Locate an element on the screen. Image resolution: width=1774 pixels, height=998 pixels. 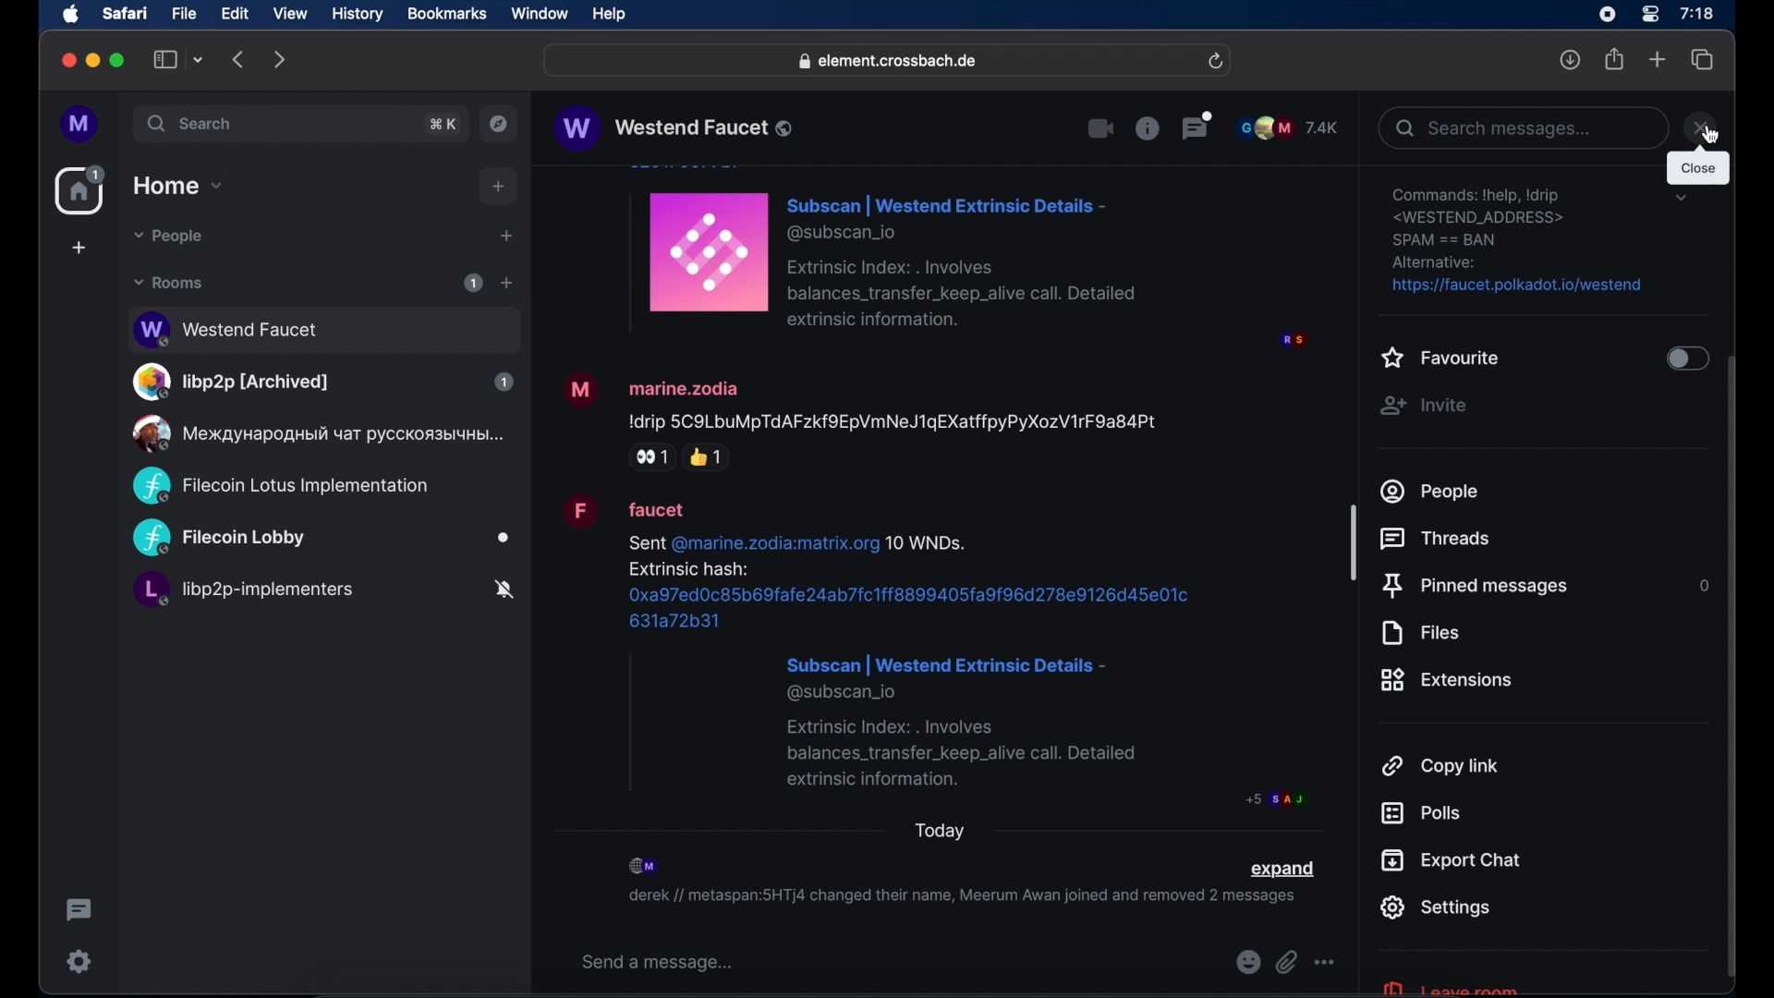
profile is located at coordinates (80, 125).